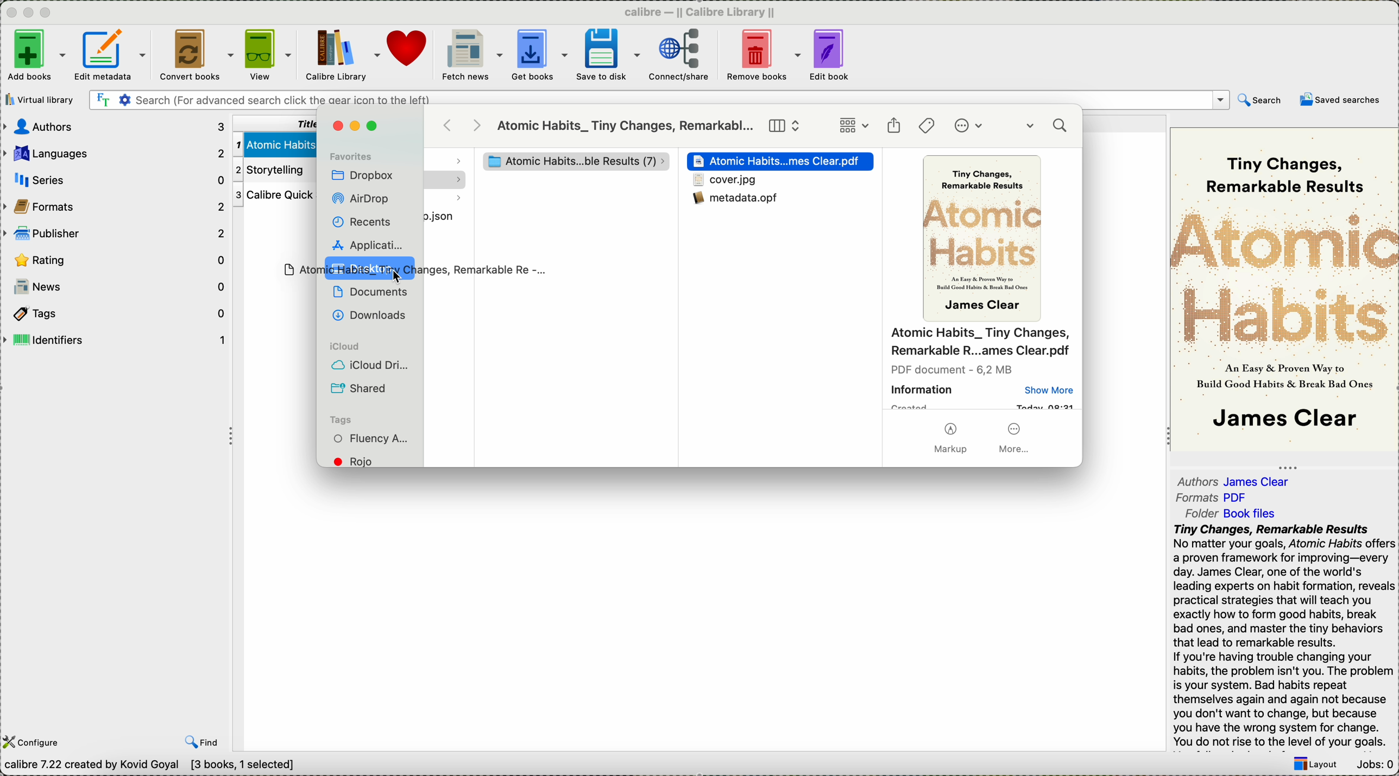 This screenshot has width=1399, height=776. What do you see at coordinates (366, 244) in the screenshot?
I see `Applications` at bounding box center [366, 244].